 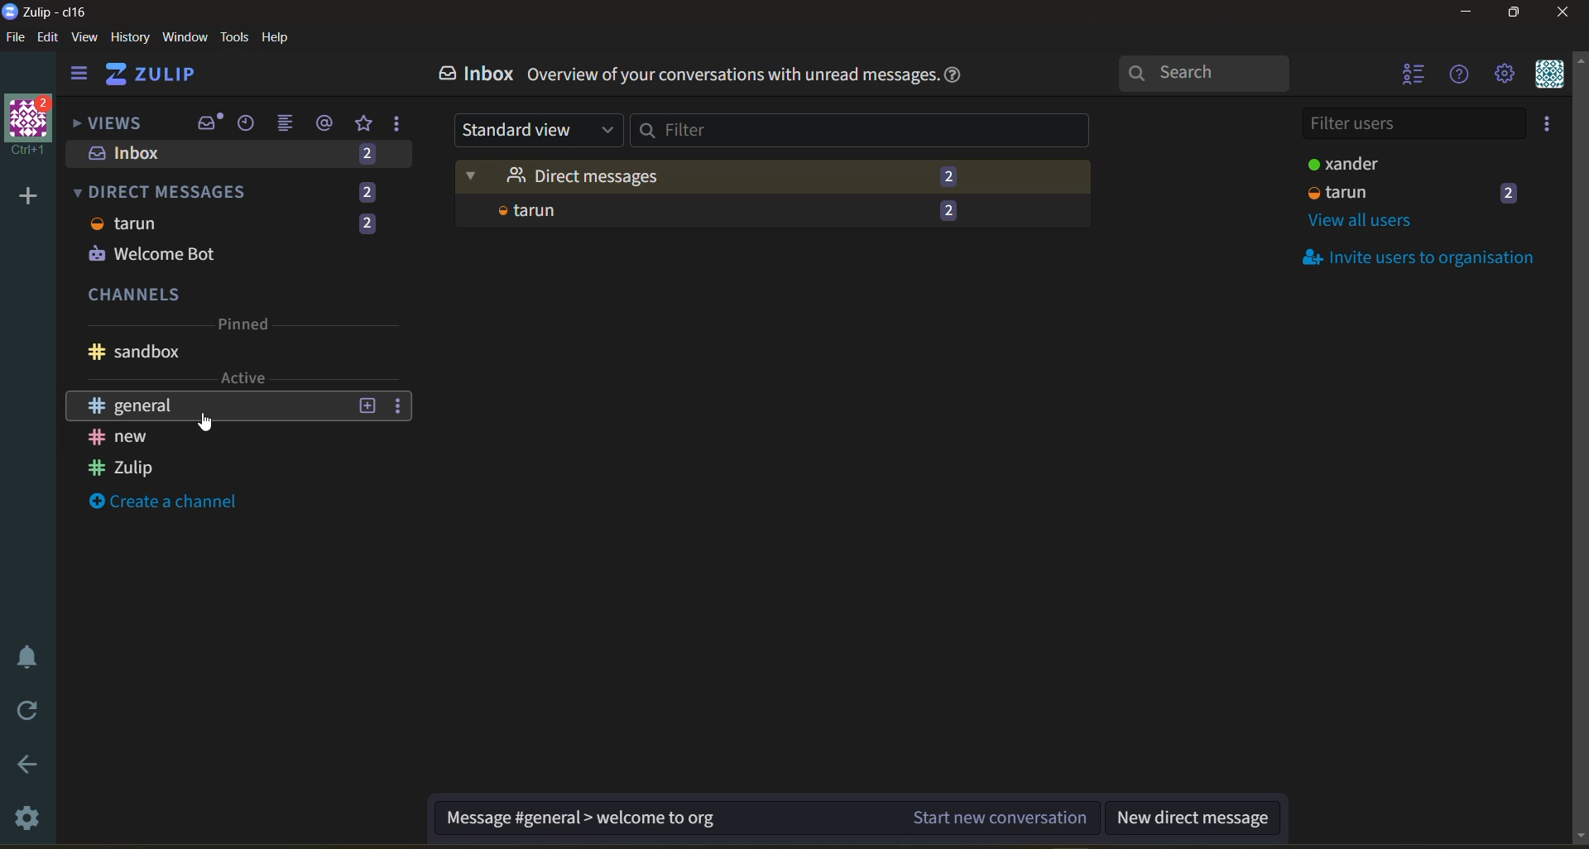 What do you see at coordinates (1550, 127) in the screenshot?
I see `invite users to organisation` at bounding box center [1550, 127].